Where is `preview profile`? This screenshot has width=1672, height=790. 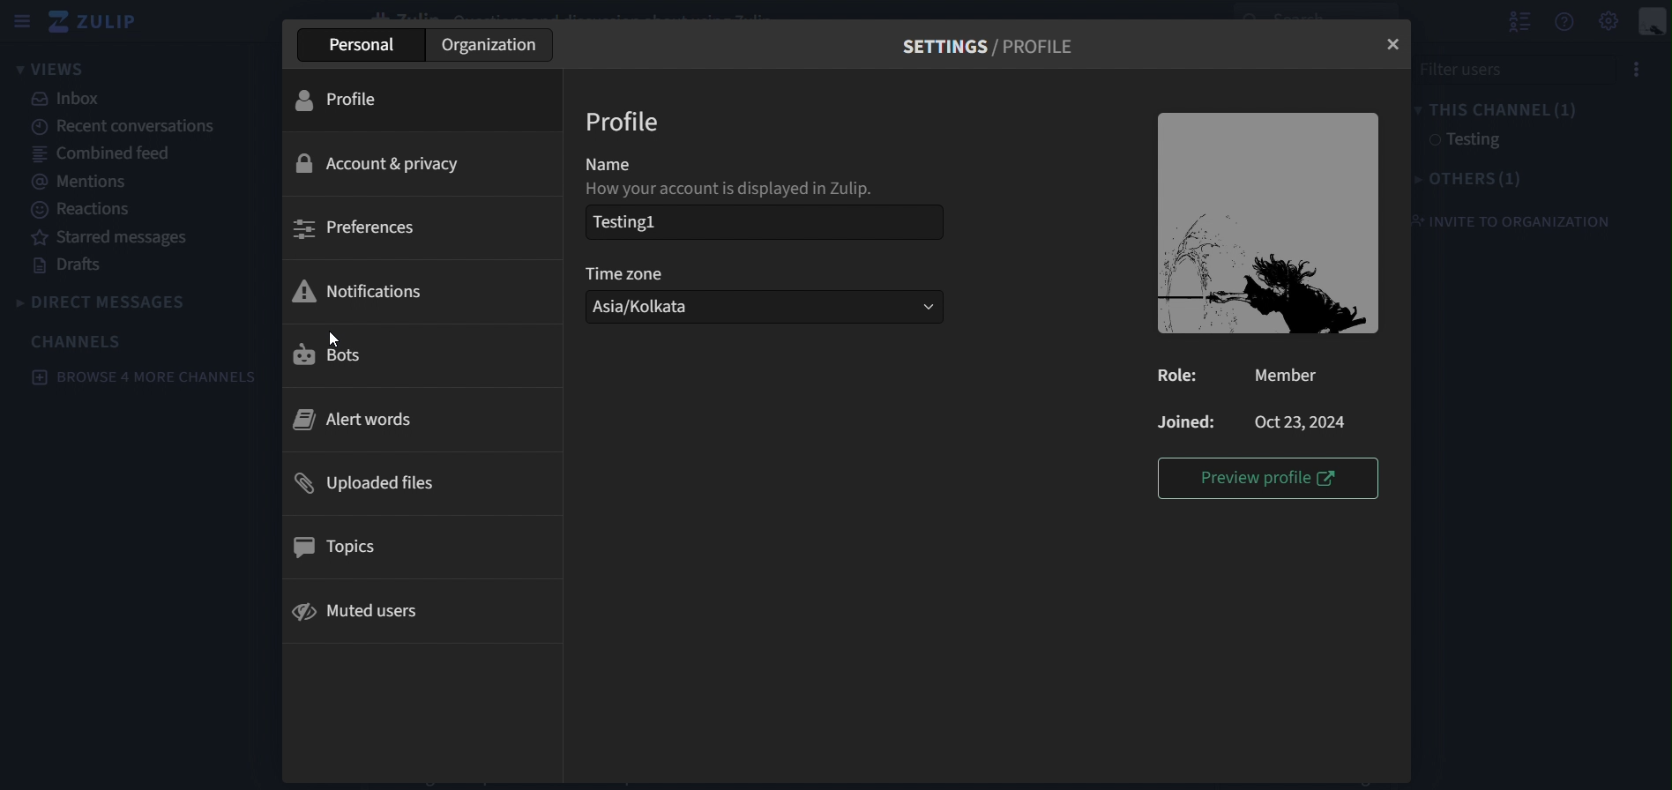
preview profile is located at coordinates (1269, 477).